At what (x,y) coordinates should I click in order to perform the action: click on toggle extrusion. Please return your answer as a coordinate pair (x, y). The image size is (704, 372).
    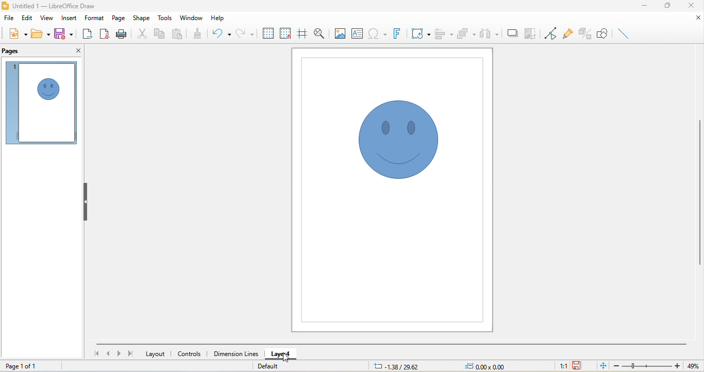
    Looking at the image, I should click on (585, 33).